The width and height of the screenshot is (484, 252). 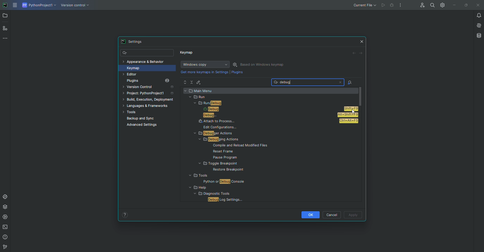 What do you see at coordinates (187, 54) in the screenshot?
I see `Keymap` at bounding box center [187, 54].